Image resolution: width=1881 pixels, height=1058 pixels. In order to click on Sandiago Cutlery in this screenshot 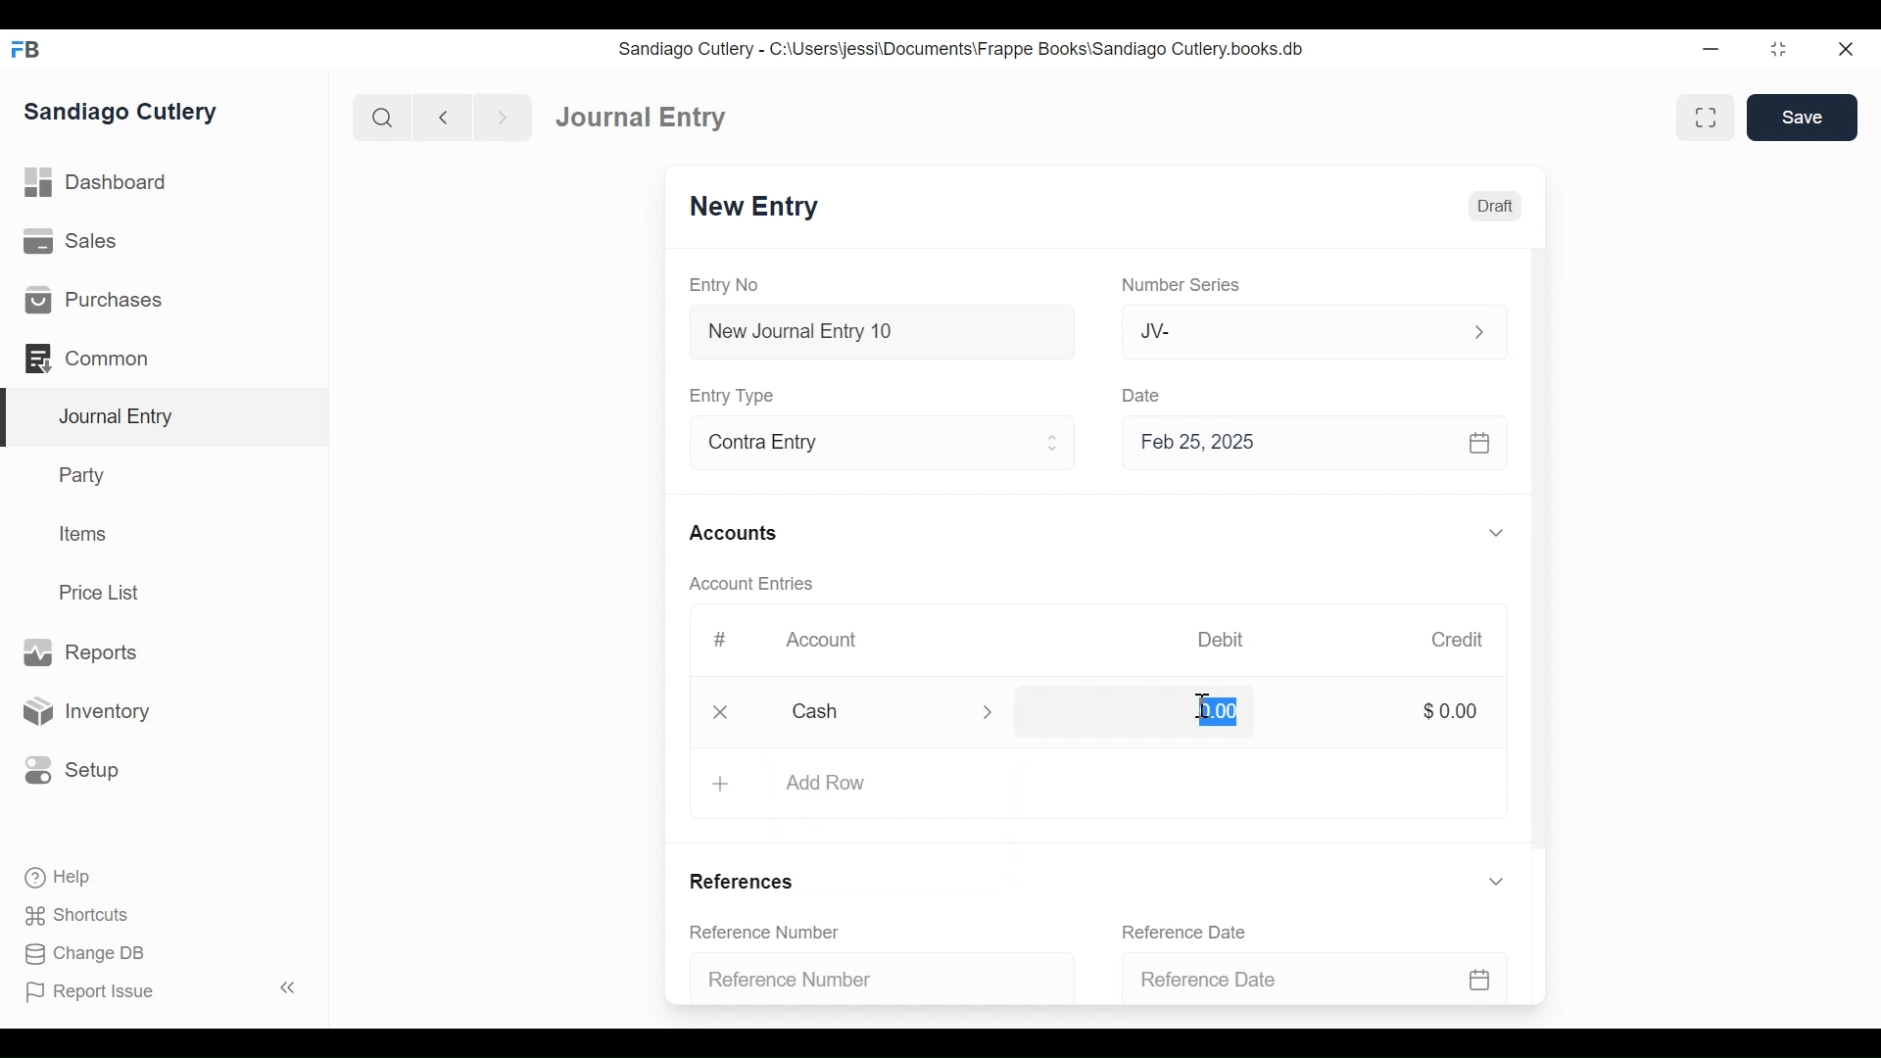, I will do `click(121, 113)`.